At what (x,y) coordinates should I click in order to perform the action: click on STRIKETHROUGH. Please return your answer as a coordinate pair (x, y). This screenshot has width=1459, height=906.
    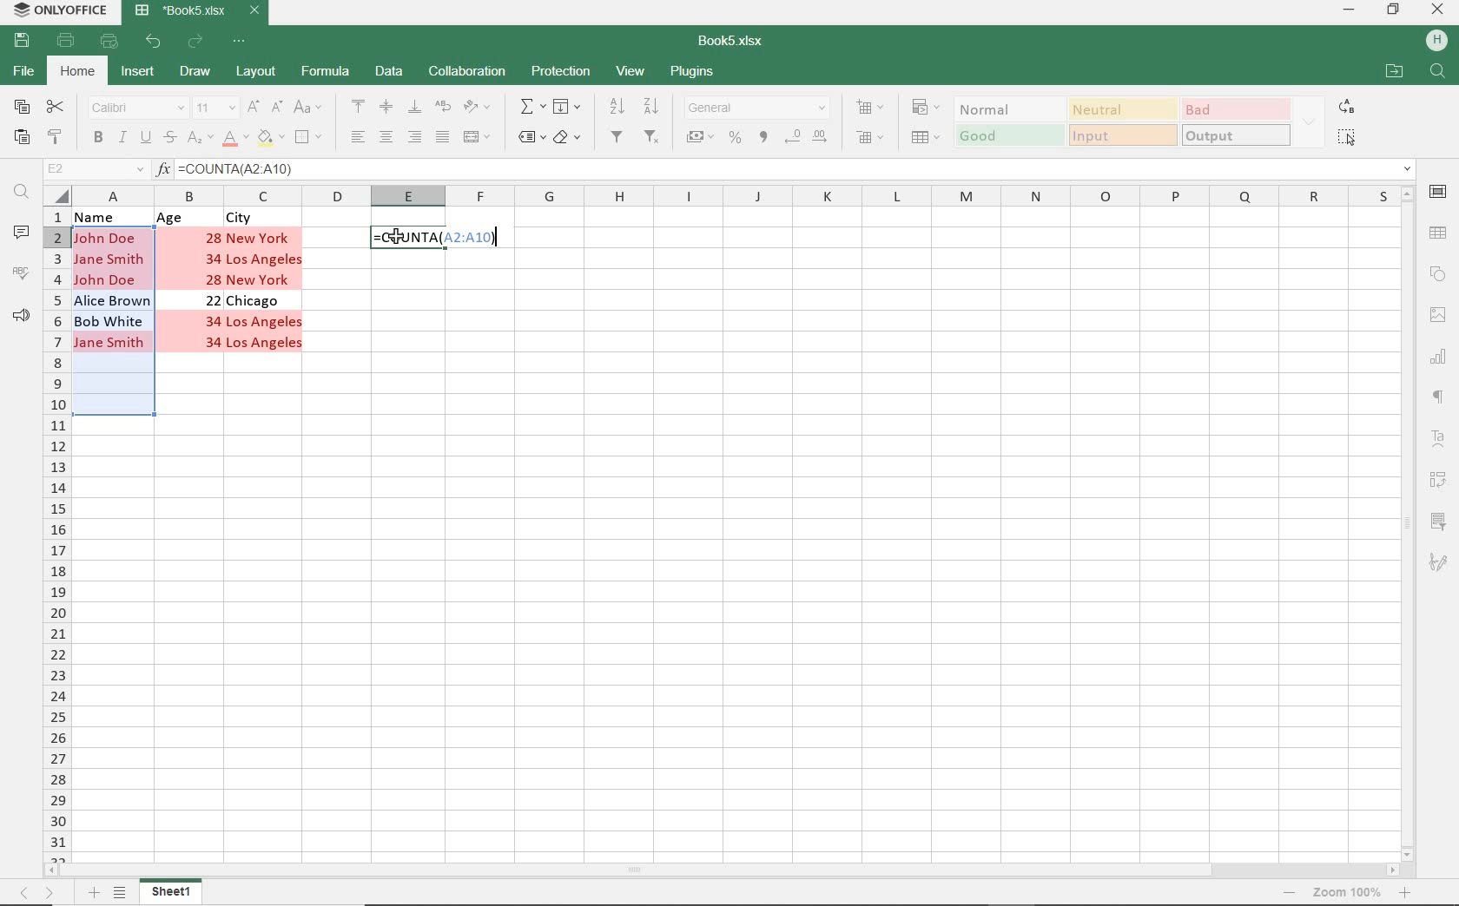
    Looking at the image, I should click on (168, 139).